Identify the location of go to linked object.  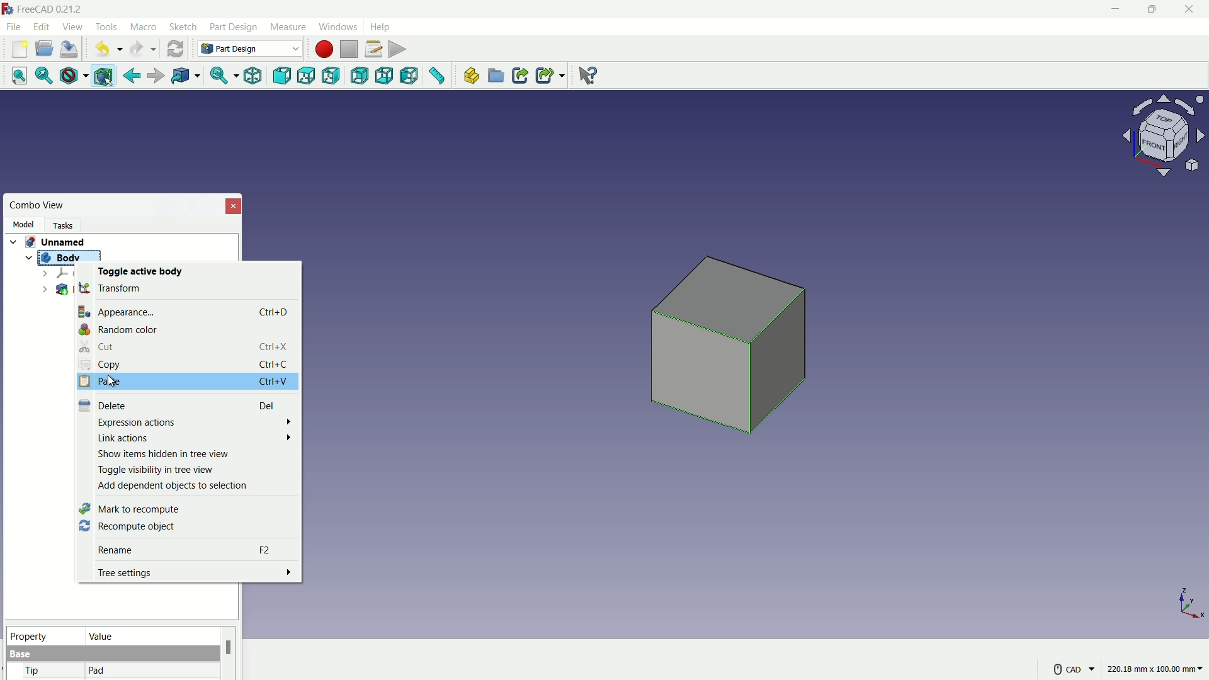
(184, 77).